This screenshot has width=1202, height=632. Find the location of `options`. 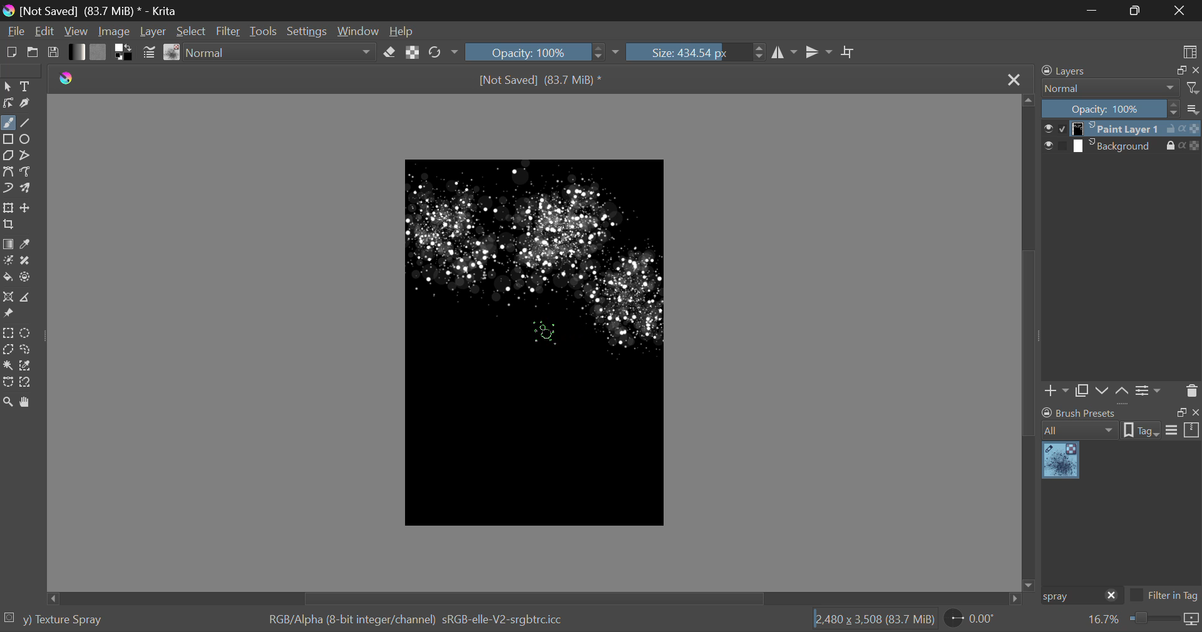

options is located at coordinates (1183, 429).